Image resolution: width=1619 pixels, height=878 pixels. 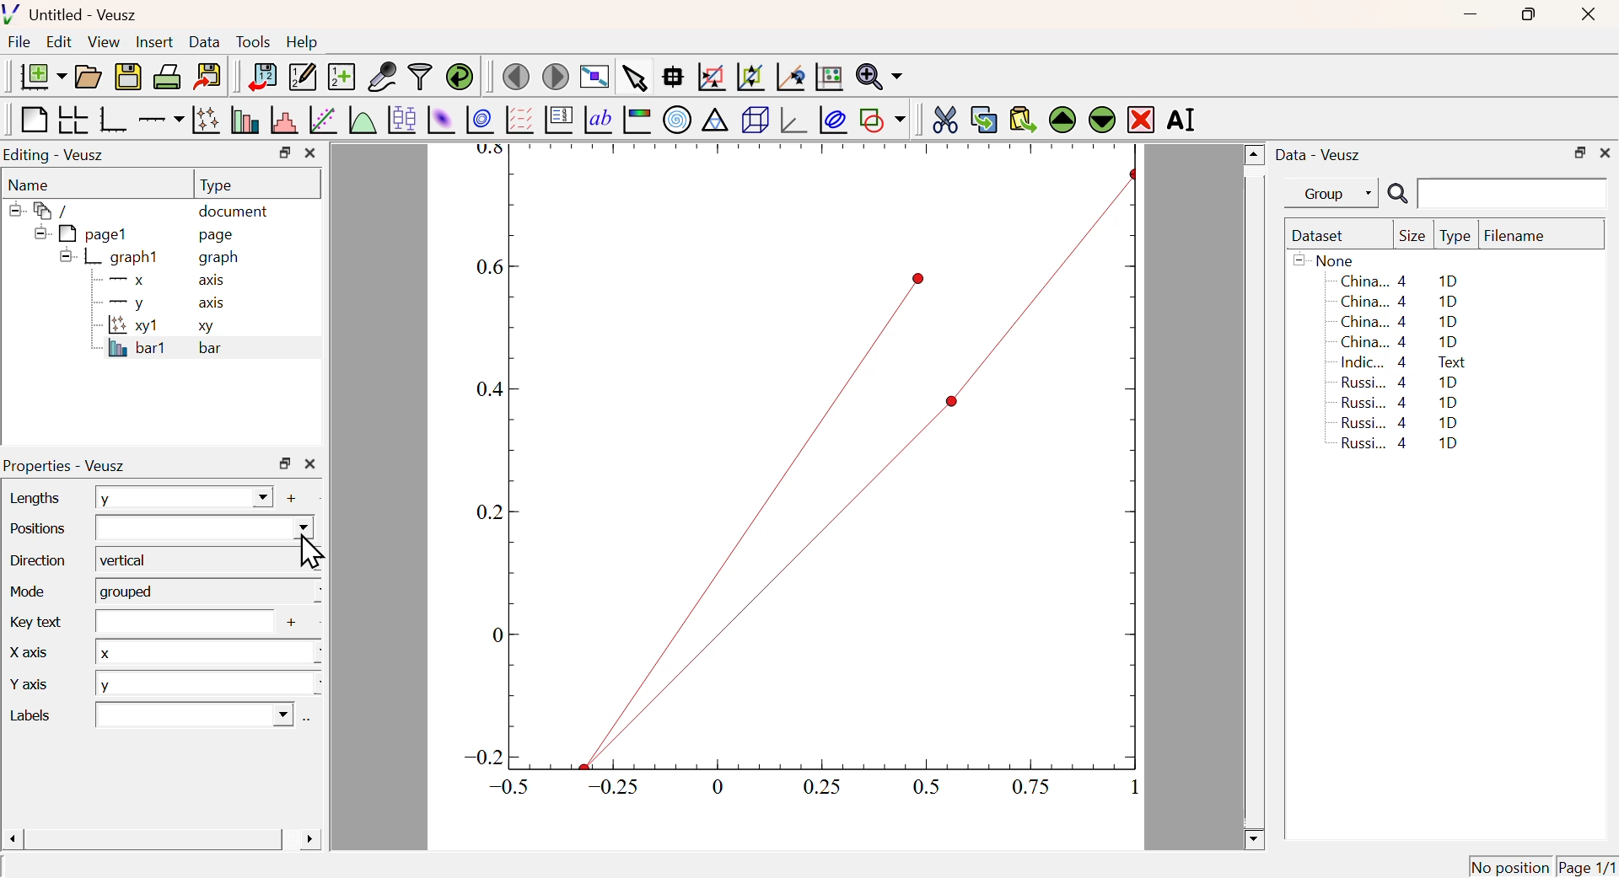 What do you see at coordinates (1101, 119) in the screenshot?
I see `Move Down` at bounding box center [1101, 119].